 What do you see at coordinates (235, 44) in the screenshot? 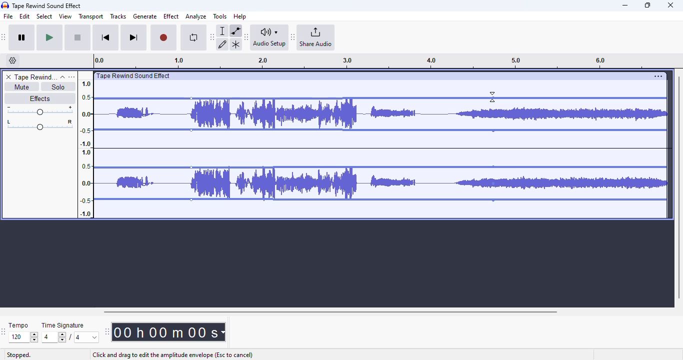
I see `multi-tool` at bounding box center [235, 44].